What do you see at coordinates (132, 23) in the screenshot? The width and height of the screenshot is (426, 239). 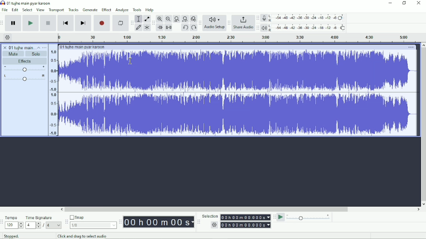 I see `Audacity tools toolbar` at bounding box center [132, 23].